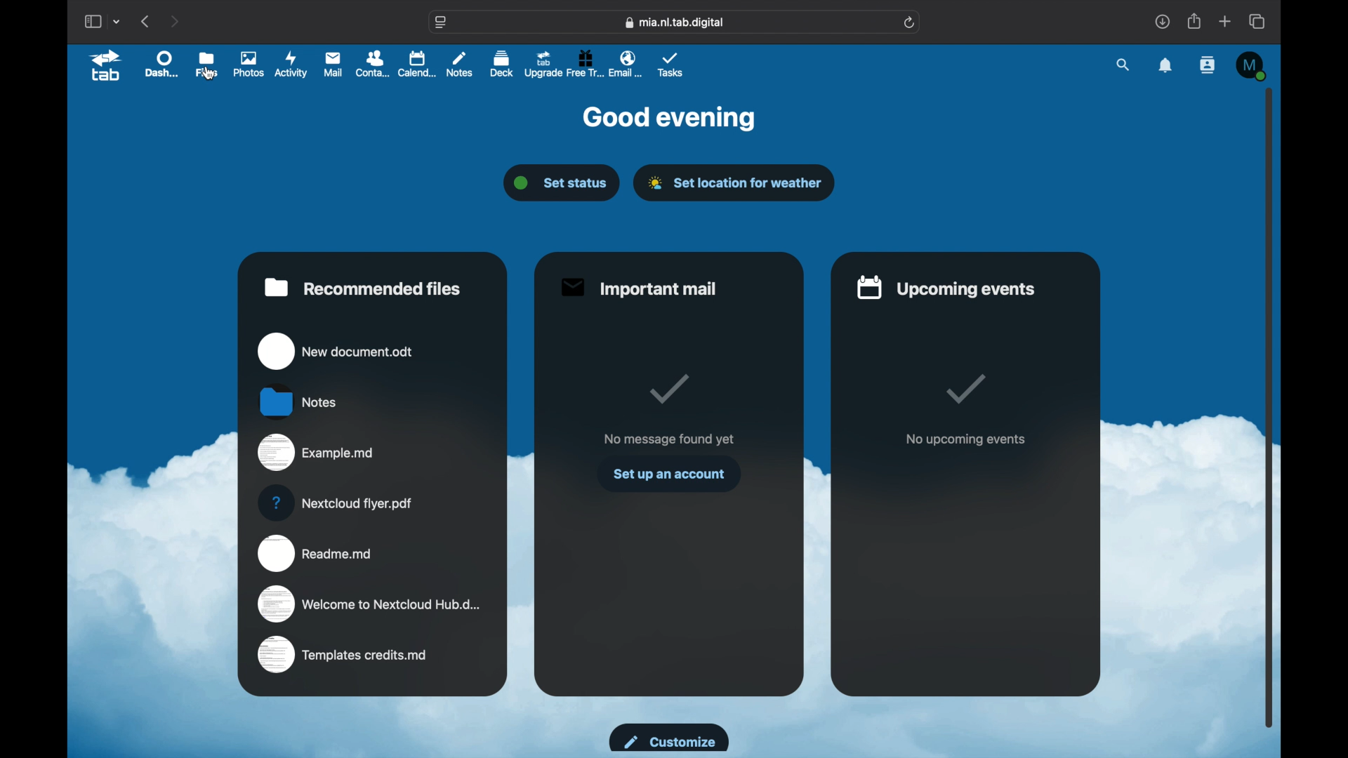 The image size is (1348, 758). What do you see at coordinates (734, 182) in the screenshot?
I see `set location for weather` at bounding box center [734, 182].